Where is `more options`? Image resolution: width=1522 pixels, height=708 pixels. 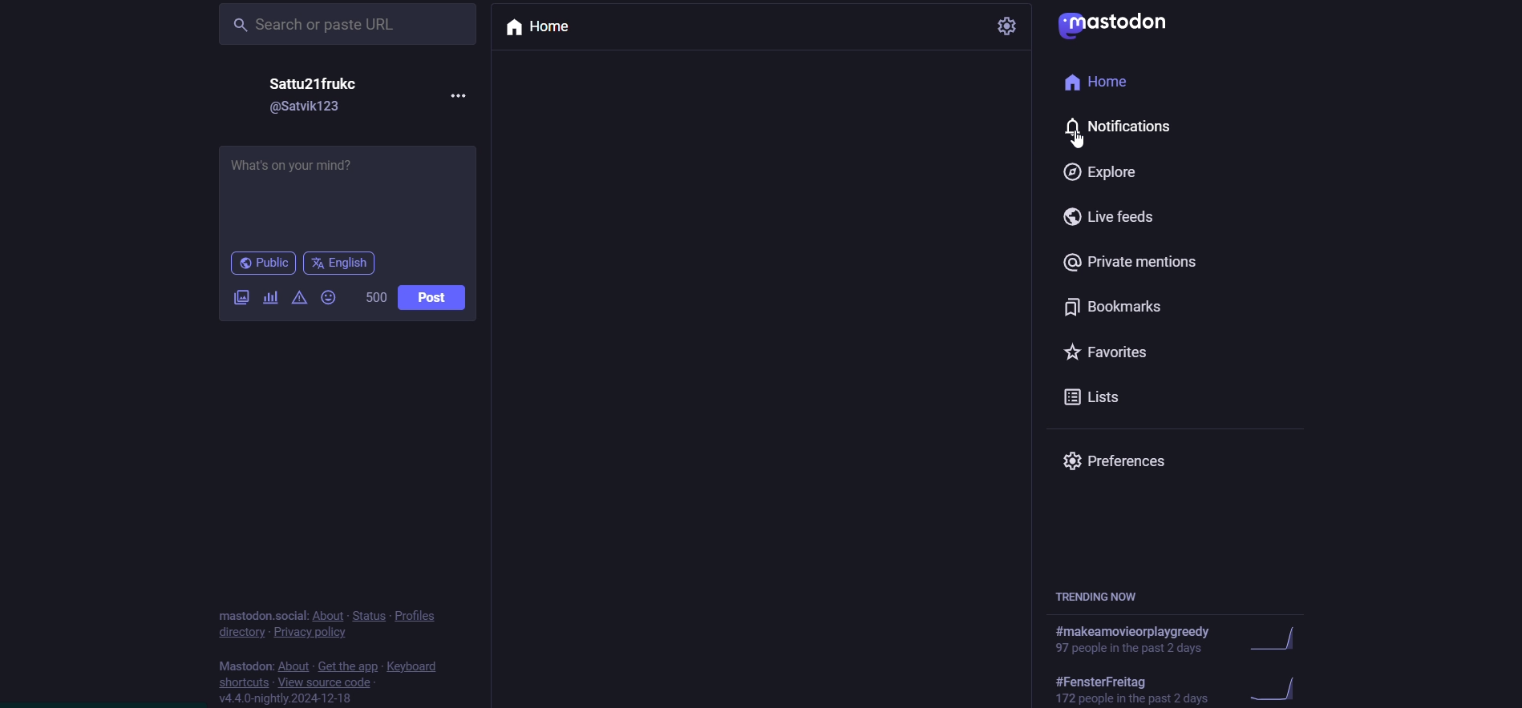 more options is located at coordinates (459, 95).